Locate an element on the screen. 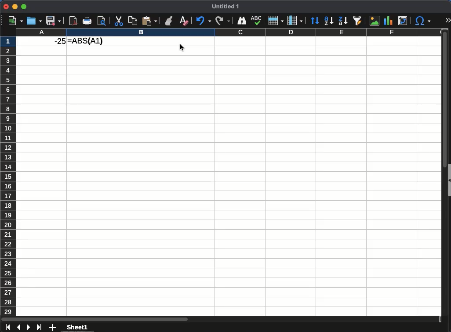 This screenshot has height=332, width=451. new is located at coordinates (14, 21).